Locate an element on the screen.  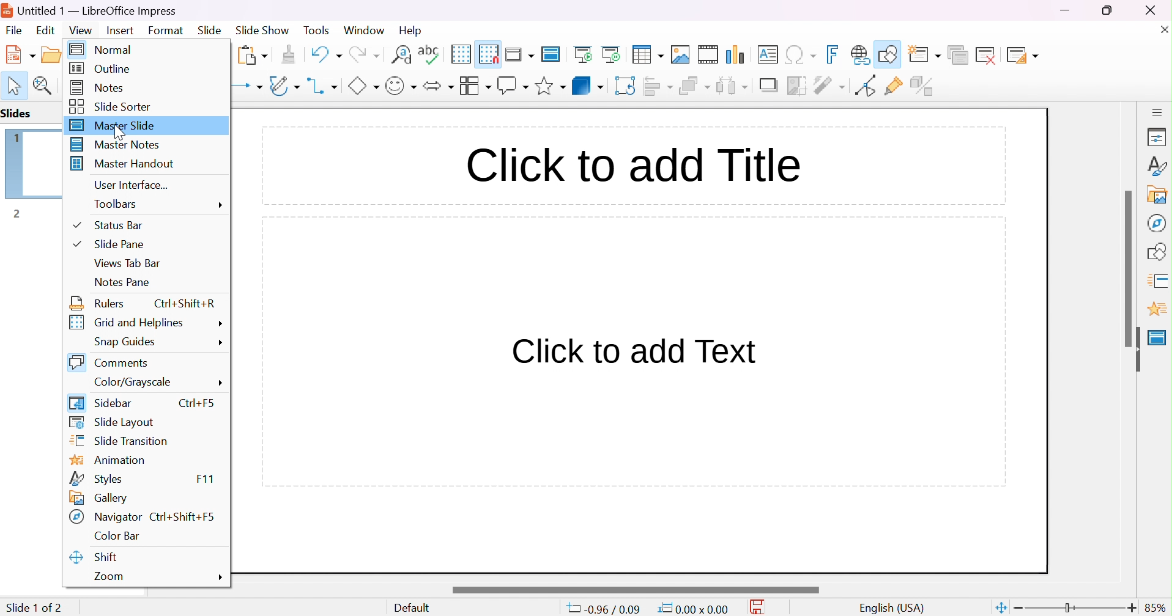
styles is located at coordinates (1158, 166).